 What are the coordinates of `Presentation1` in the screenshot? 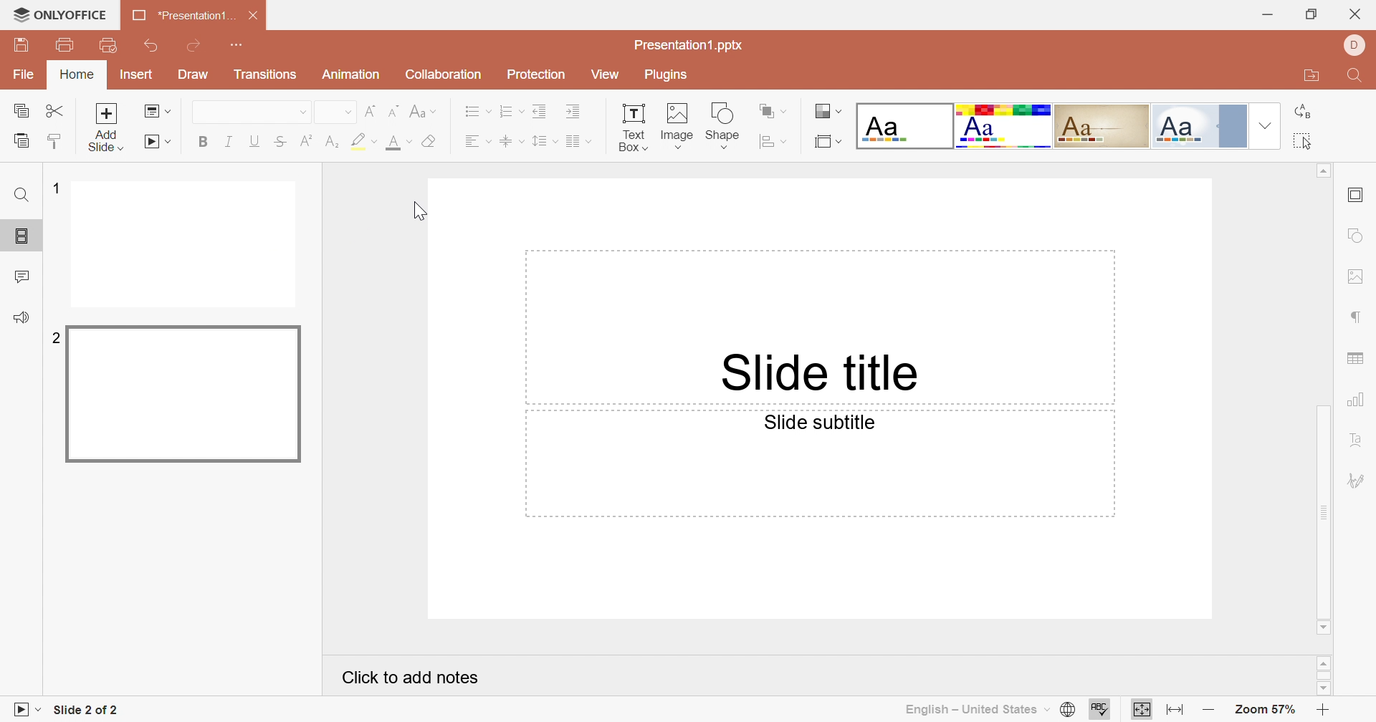 It's located at (177, 14).